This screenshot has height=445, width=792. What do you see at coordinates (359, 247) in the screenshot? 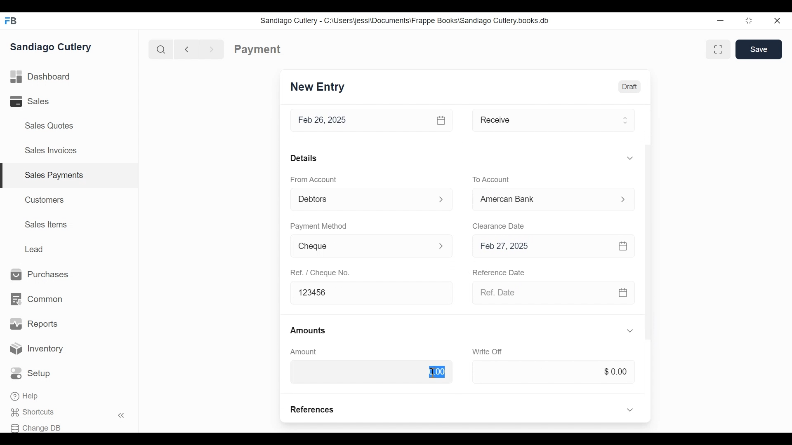
I see `Cheque` at bounding box center [359, 247].